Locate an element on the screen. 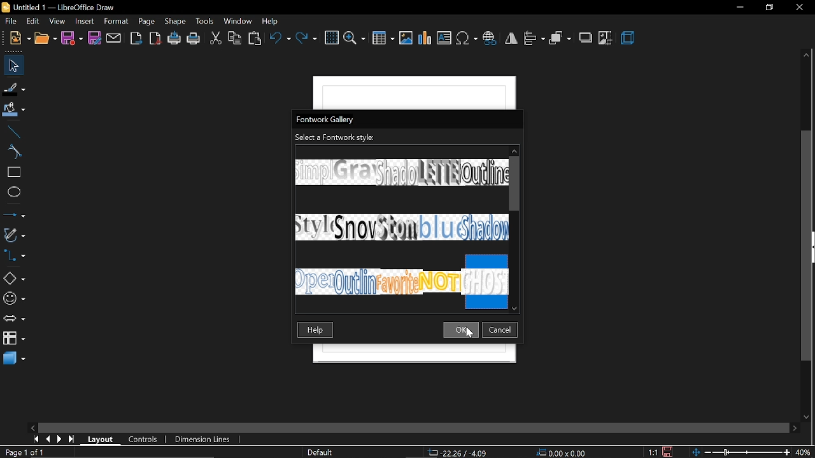 This screenshot has height=458, width=815. export is located at coordinates (136, 39).